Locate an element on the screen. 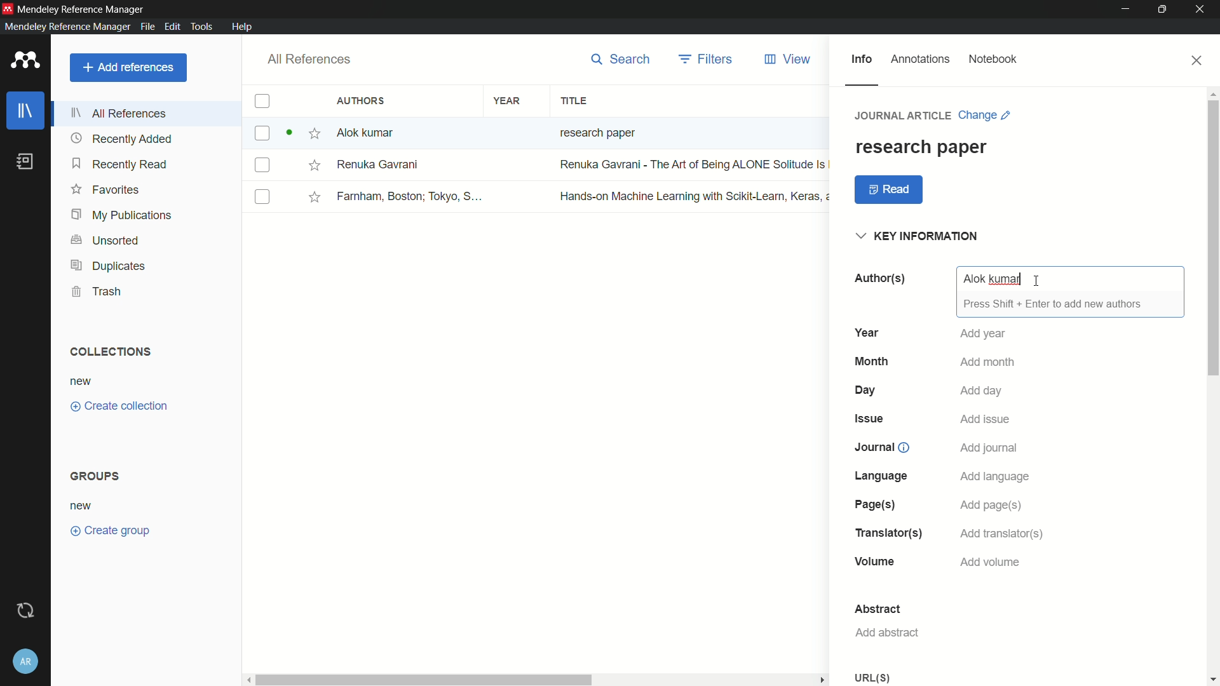 The width and height of the screenshot is (1220, 686). change is located at coordinates (985, 115).